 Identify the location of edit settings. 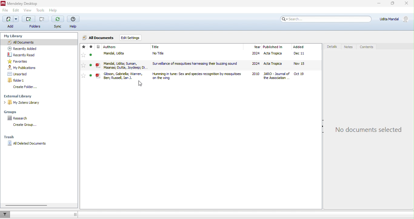
(130, 38).